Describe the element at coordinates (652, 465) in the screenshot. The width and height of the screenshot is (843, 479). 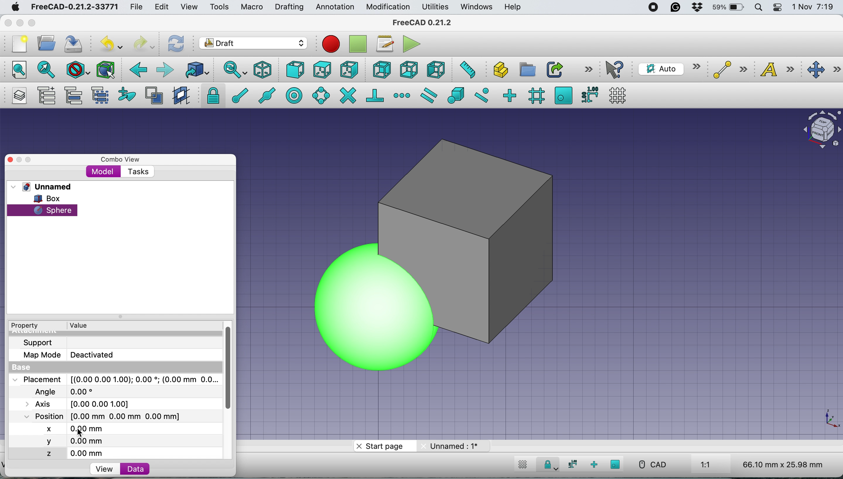
I see `cad` at that location.